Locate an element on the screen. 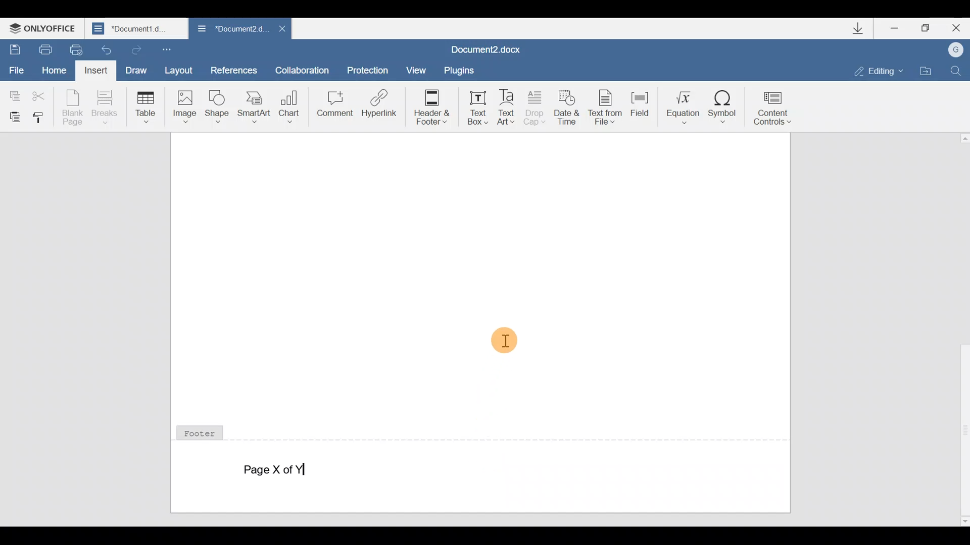  Hyperlink is located at coordinates (380, 106).